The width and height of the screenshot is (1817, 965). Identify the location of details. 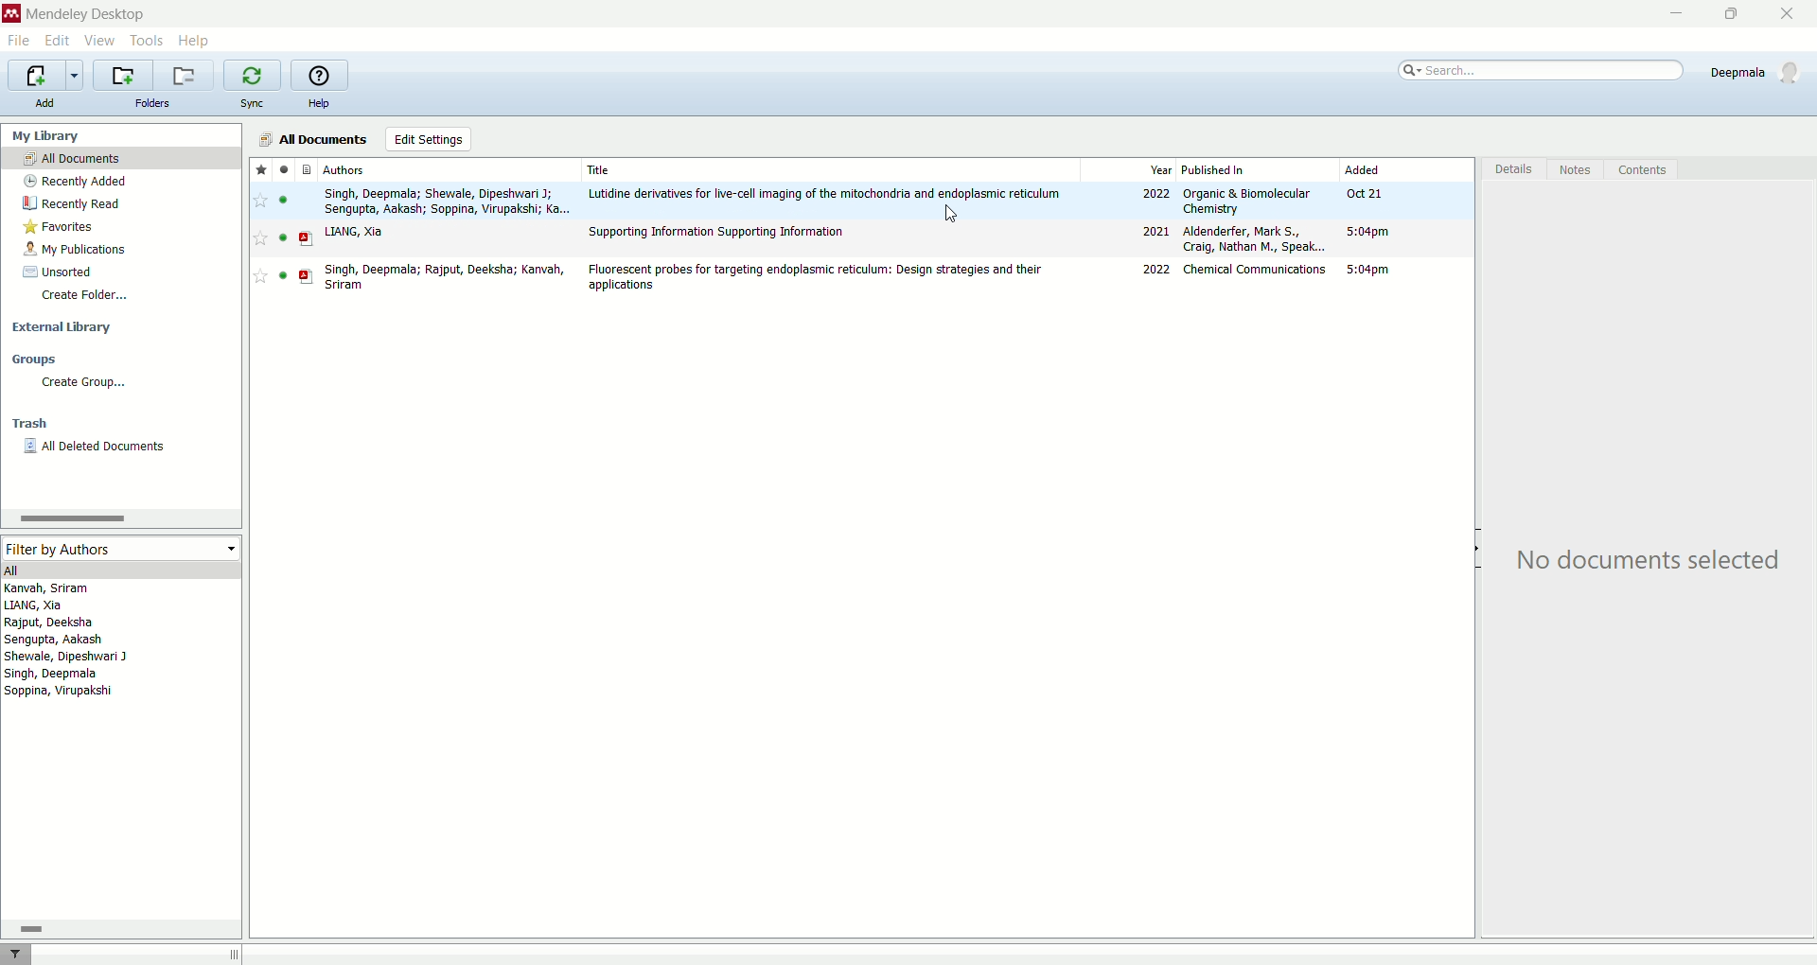
(1512, 169).